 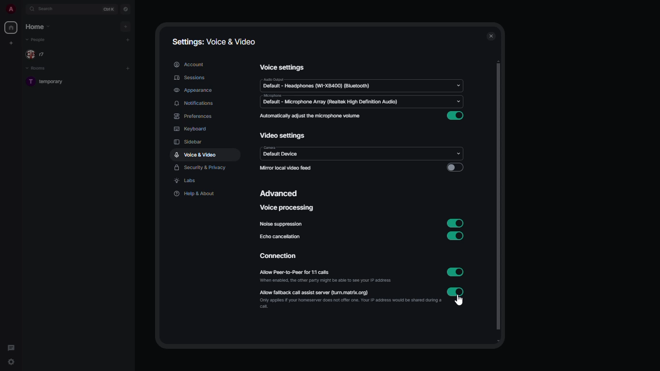 What do you see at coordinates (11, 9) in the screenshot?
I see `profile` at bounding box center [11, 9].